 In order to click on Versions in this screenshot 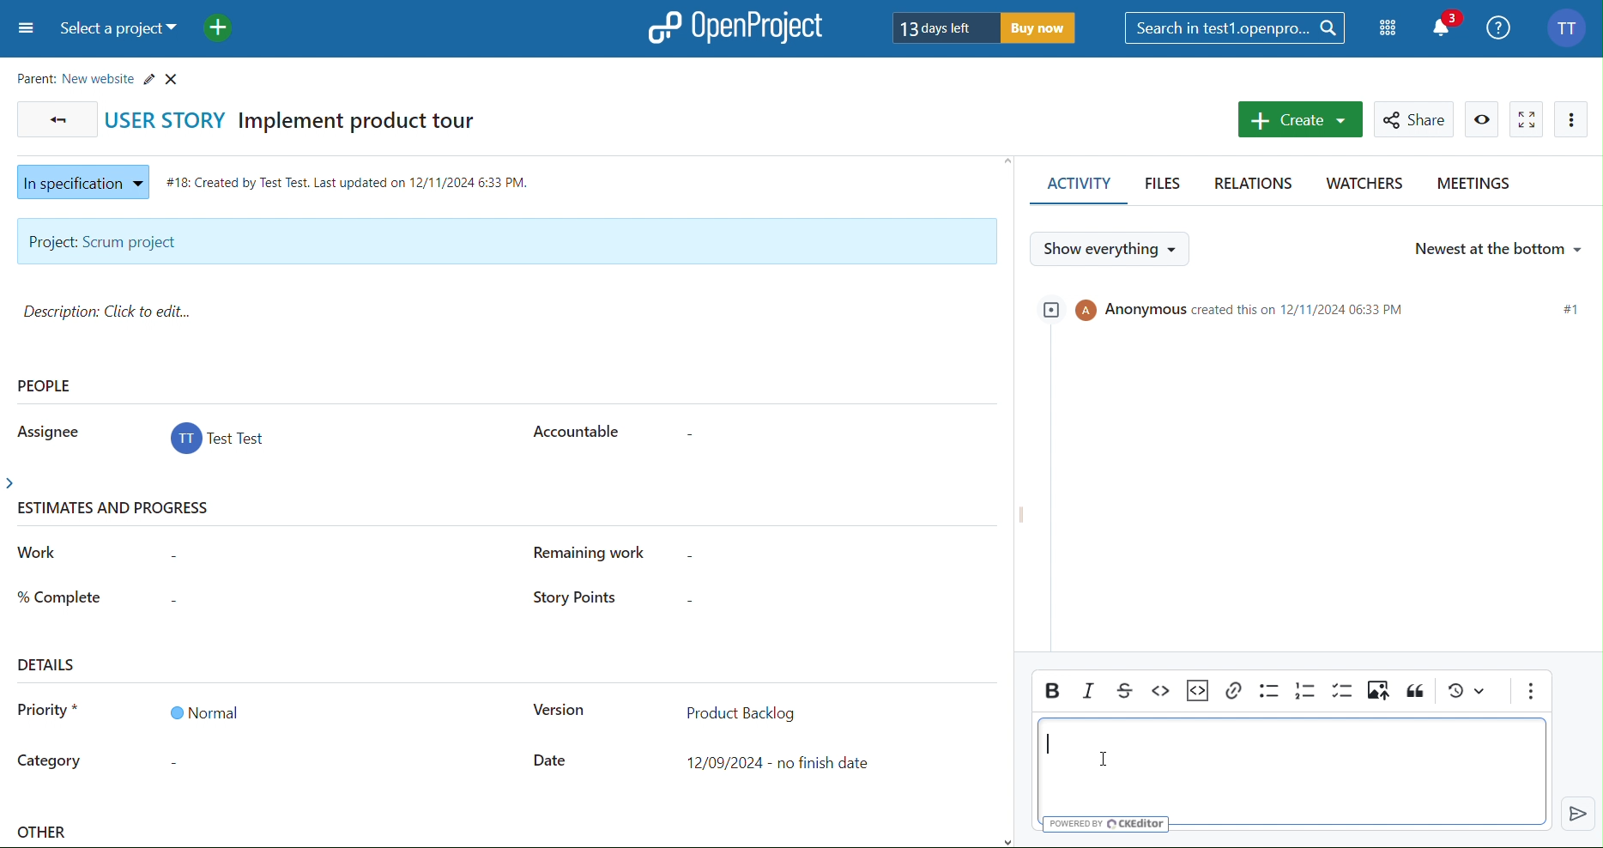, I will do `click(1467, 694)`.